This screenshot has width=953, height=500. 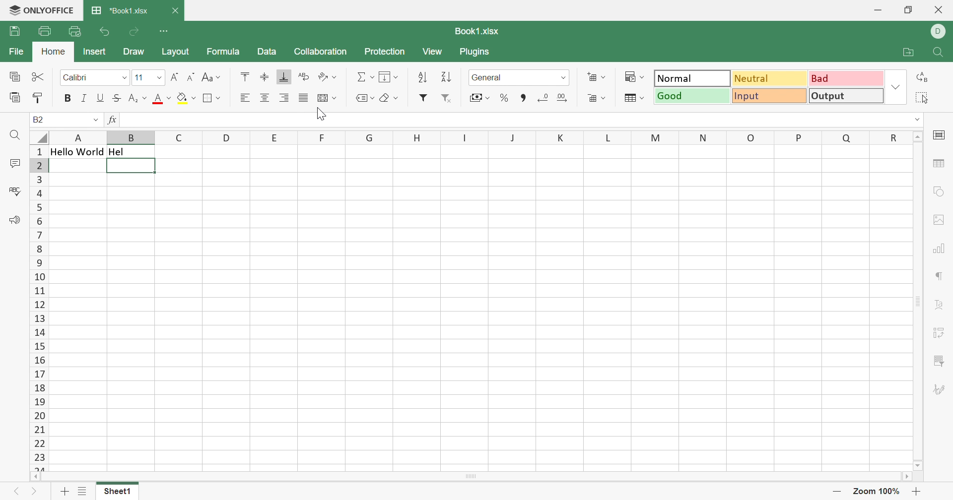 I want to click on Layout, so click(x=176, y=52).